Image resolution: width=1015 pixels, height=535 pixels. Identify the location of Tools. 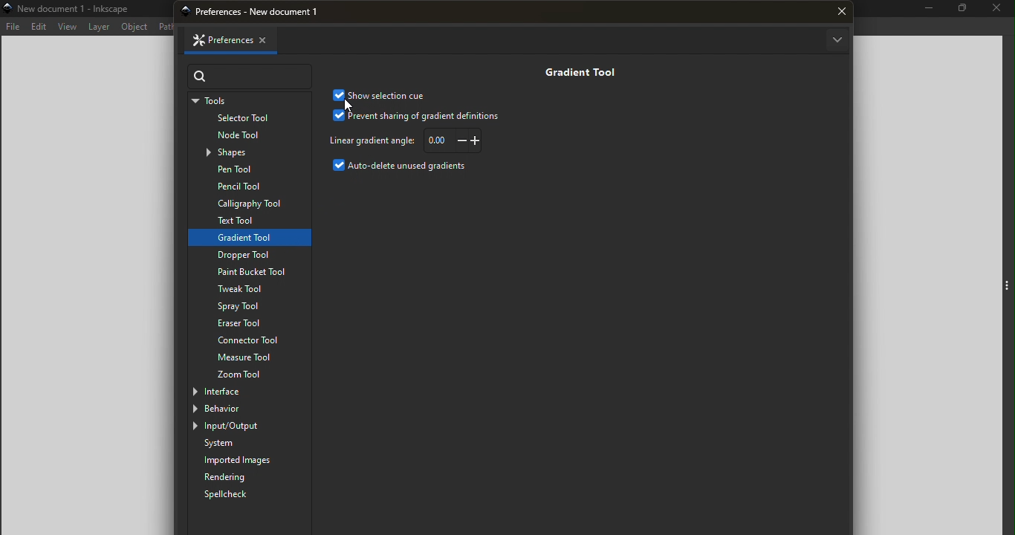
(247, 101).